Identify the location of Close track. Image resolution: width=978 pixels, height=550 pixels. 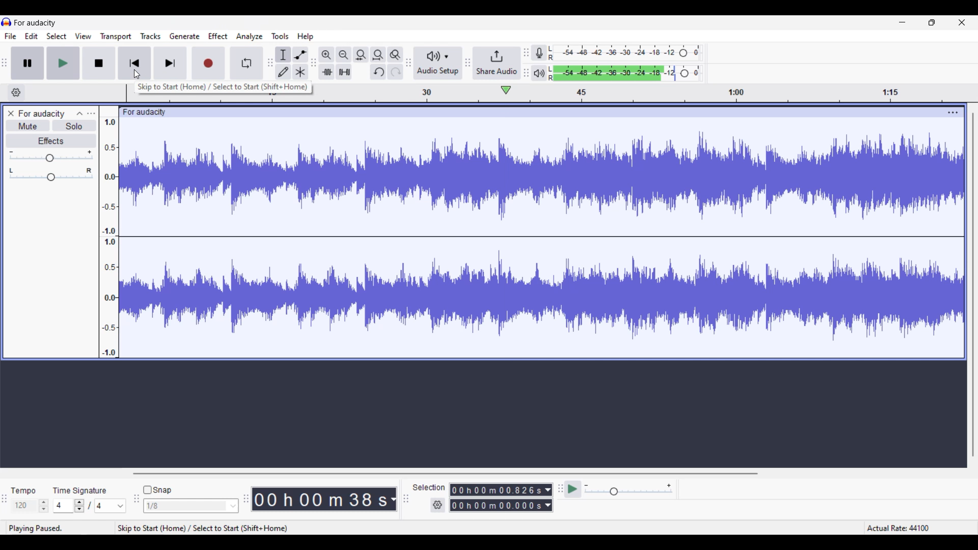
(11, 114).